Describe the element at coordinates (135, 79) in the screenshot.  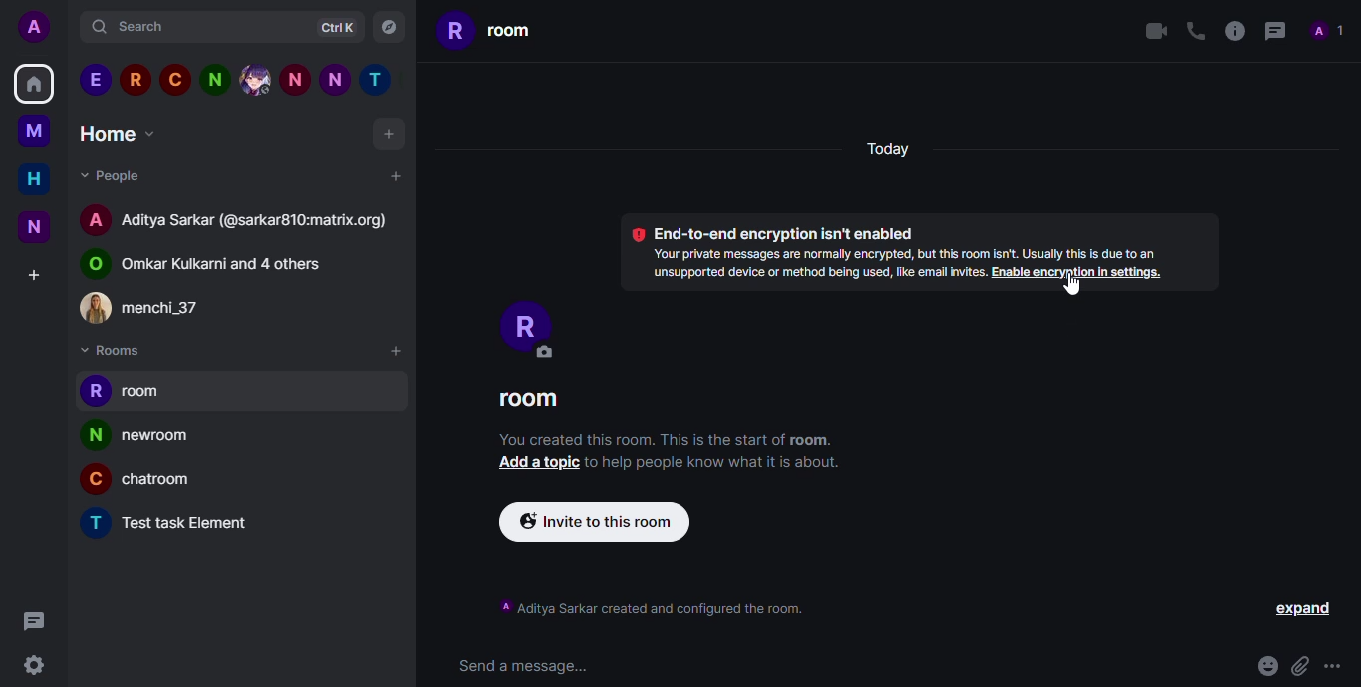
I see `people 2` at that location.